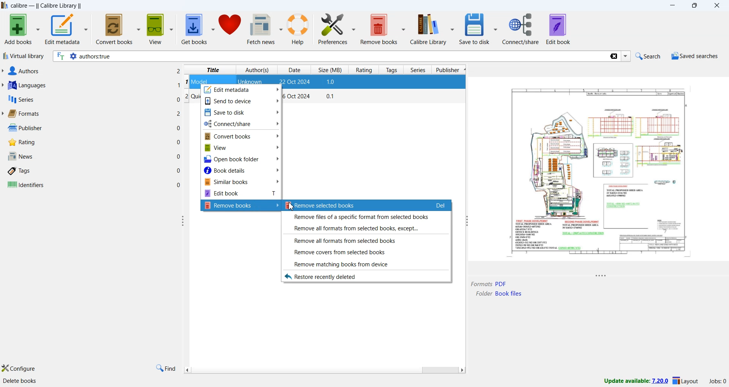  Describe the element at coordinates (179, 85) in the screenshot. I see `1` at that location.